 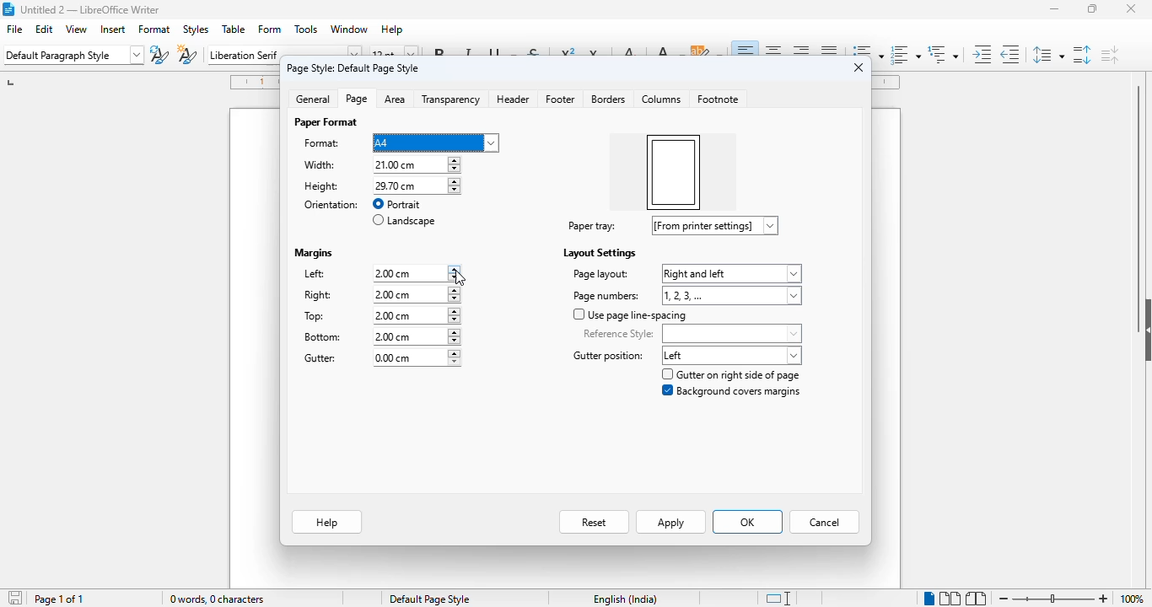 What do you see at coordinates (982, 55) in the screenshot?
I see `increase indent` at bounding box center [982, 55].